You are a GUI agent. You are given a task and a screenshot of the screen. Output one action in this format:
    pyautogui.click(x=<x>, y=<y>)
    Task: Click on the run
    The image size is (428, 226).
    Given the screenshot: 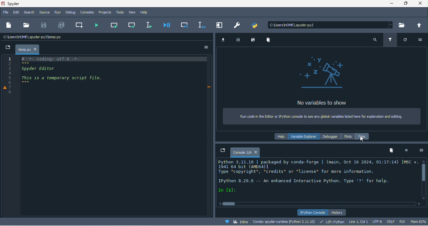 What is the action you would take?
    pyautogui.click(x=57, y=12)
    